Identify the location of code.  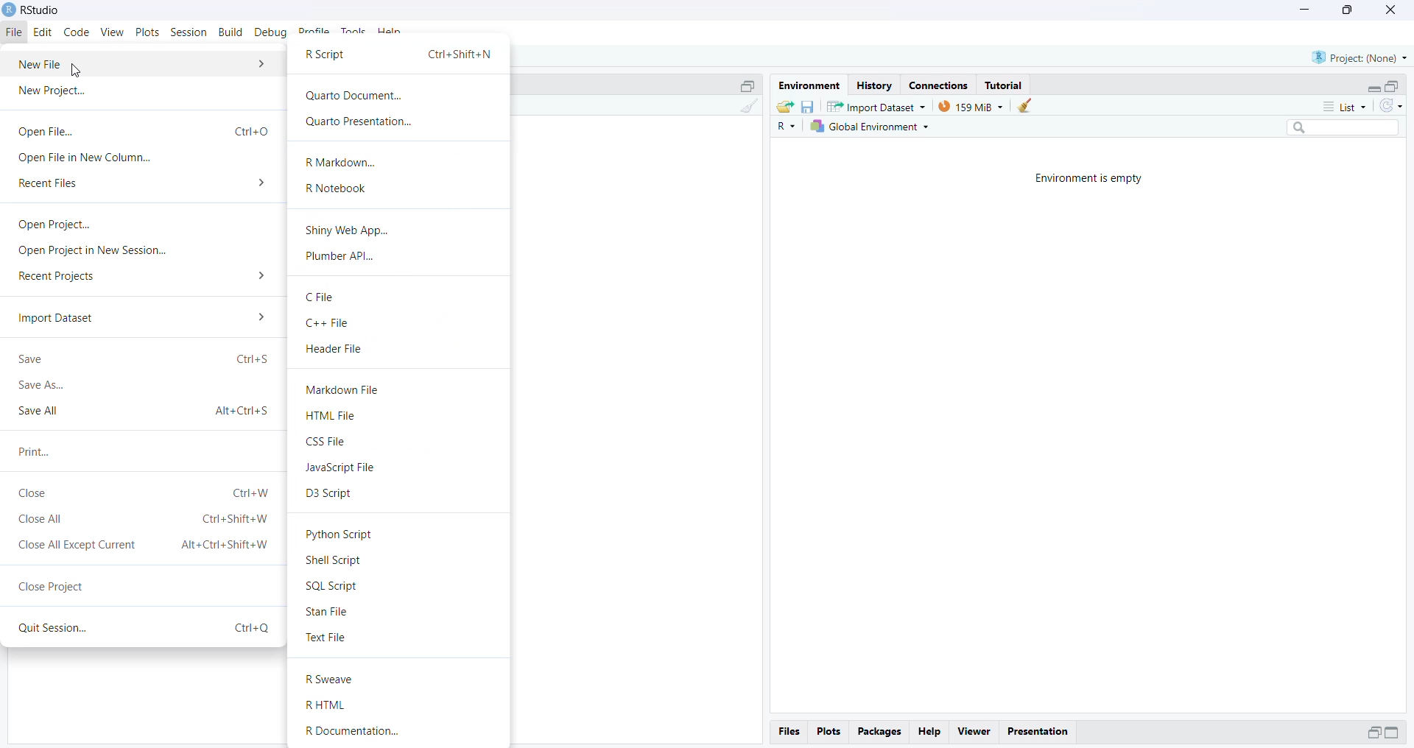
(78, 32).